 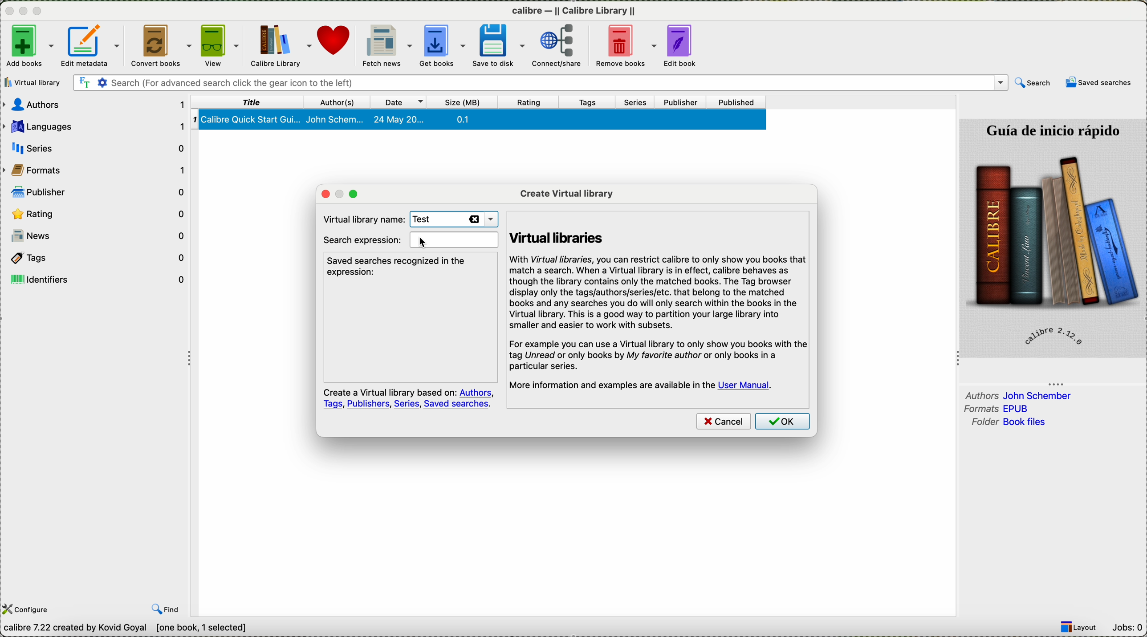 What do you see at coordinates (423, 242) in the screenshot?
I see `click` at bounding box center [423, 242].